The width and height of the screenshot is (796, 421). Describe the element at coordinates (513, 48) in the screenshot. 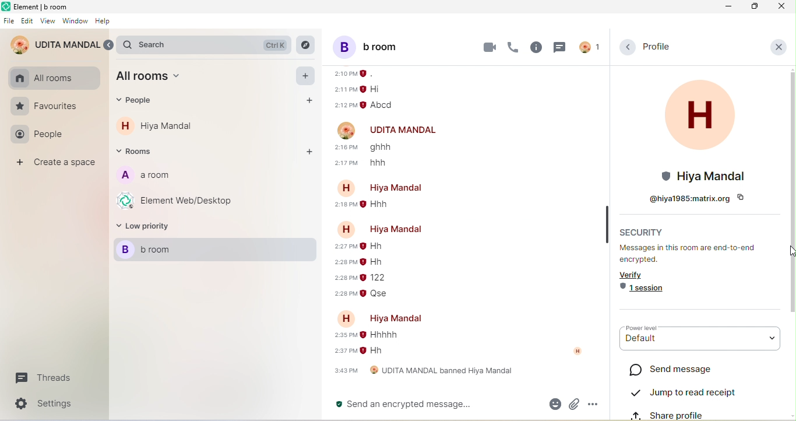

I see `voice call` at that location.